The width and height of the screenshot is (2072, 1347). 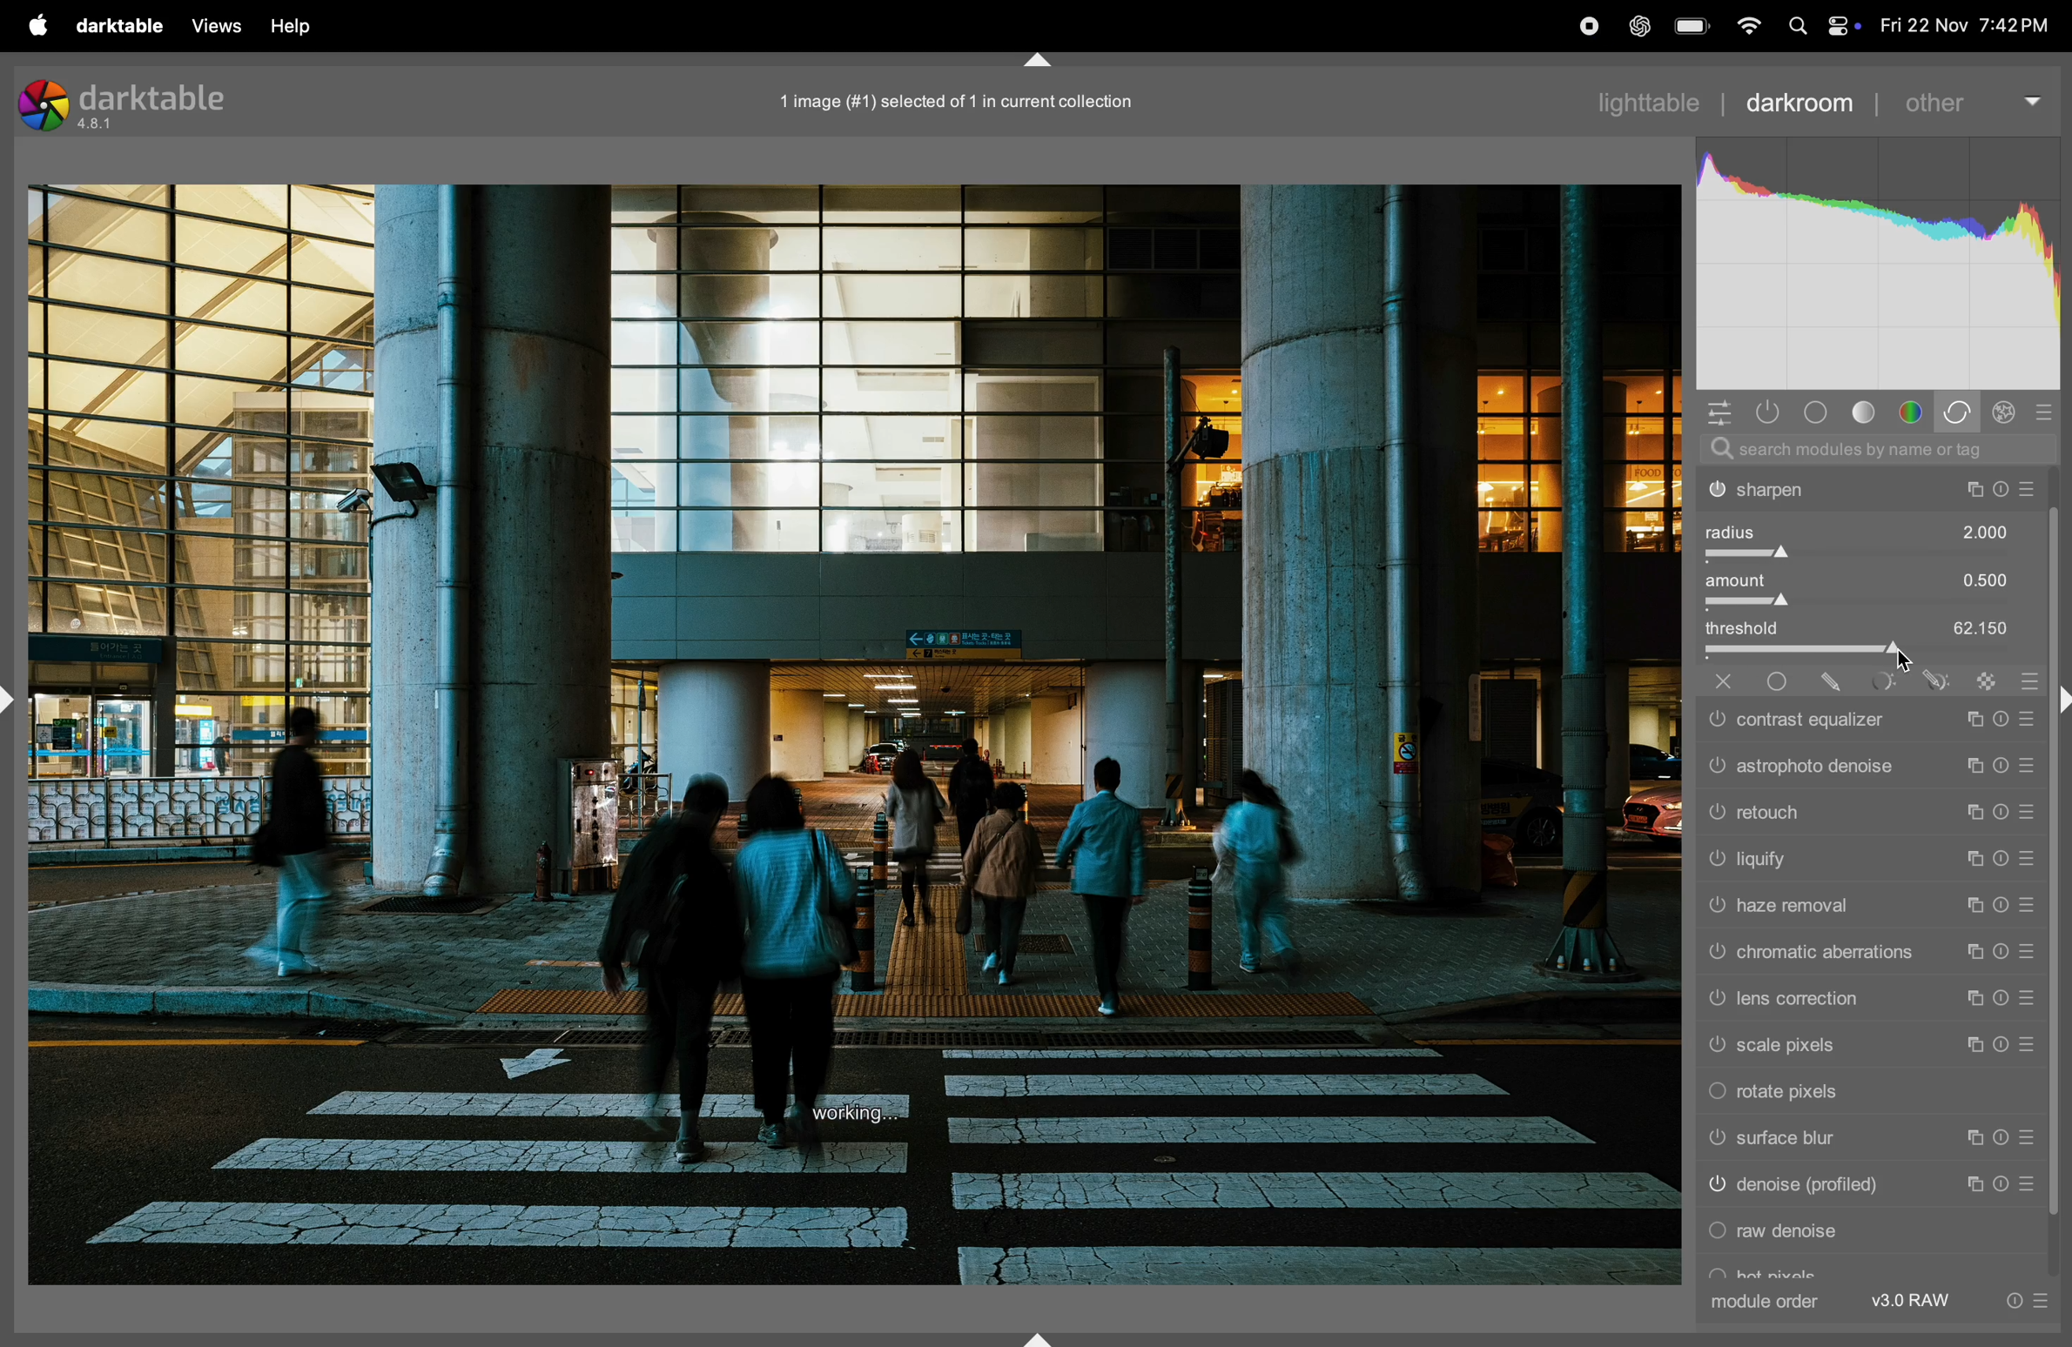 What do you see at coordinates (37, 25) in the screenshot?
I see `apple menu` at bounding box center [37, 25].